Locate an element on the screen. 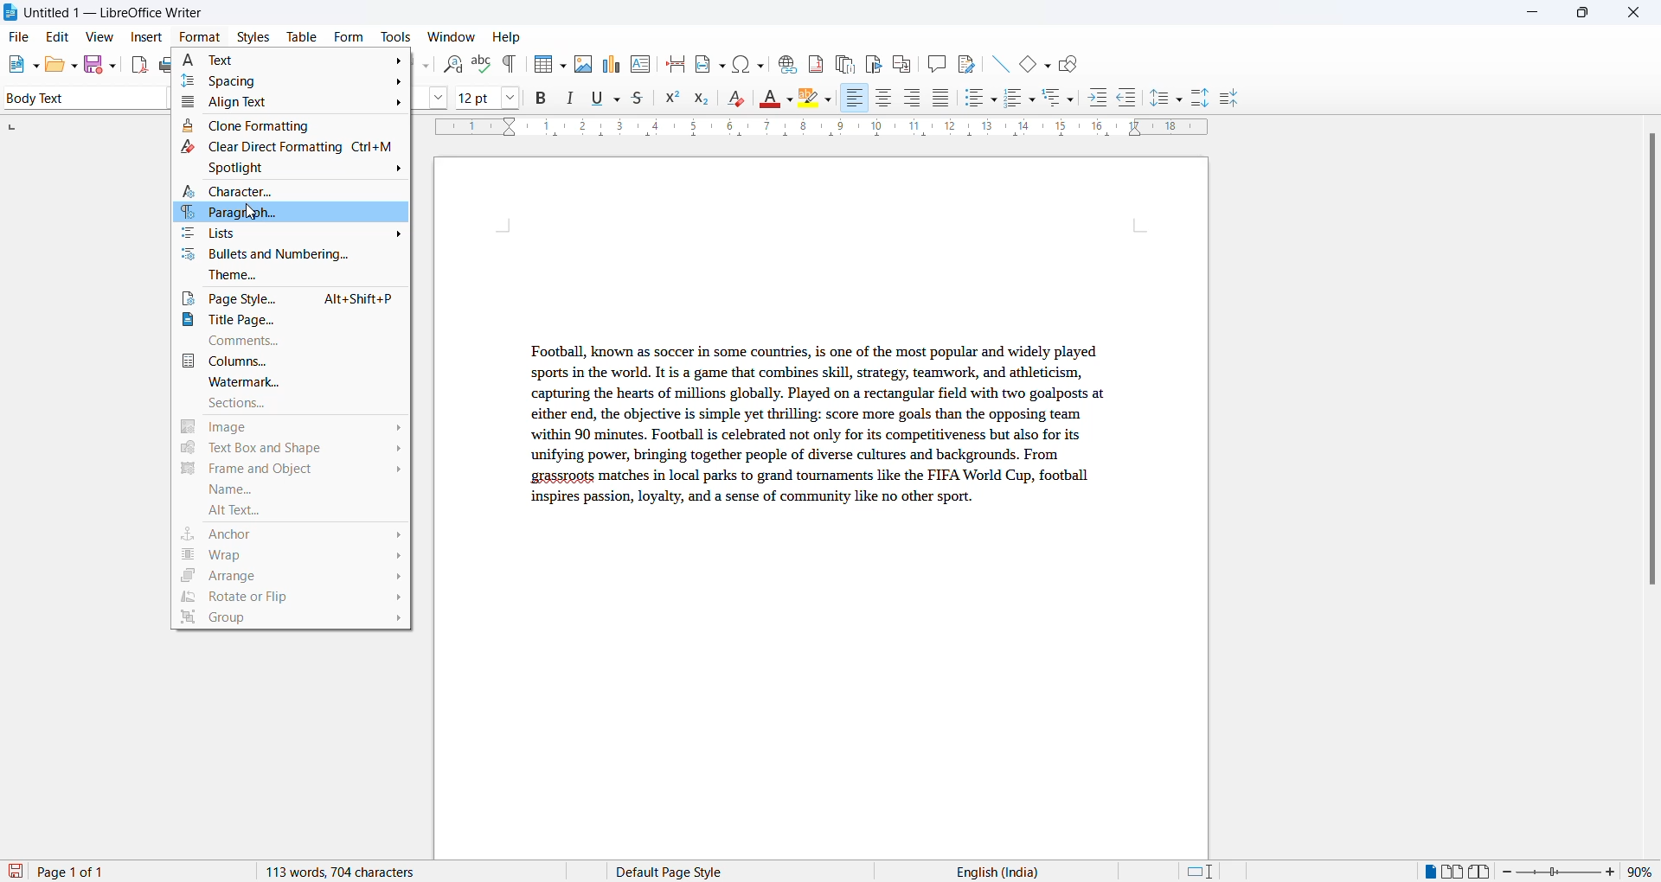  insert is located at coordinates (144, 38).